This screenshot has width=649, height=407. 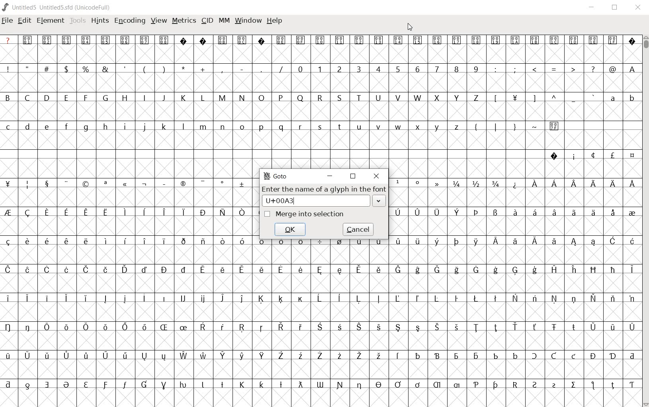 What do you see at coordinates (320, 126) in the screenshot?
I see `s` at bounding box center [320, 126].